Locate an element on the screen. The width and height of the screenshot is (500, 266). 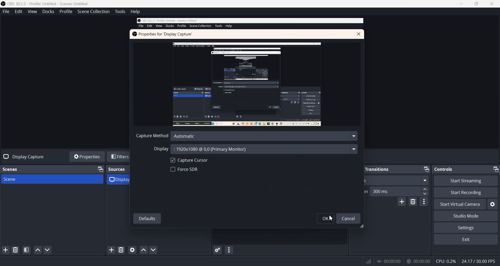
Add Sources is located at coordinates (111, 250).